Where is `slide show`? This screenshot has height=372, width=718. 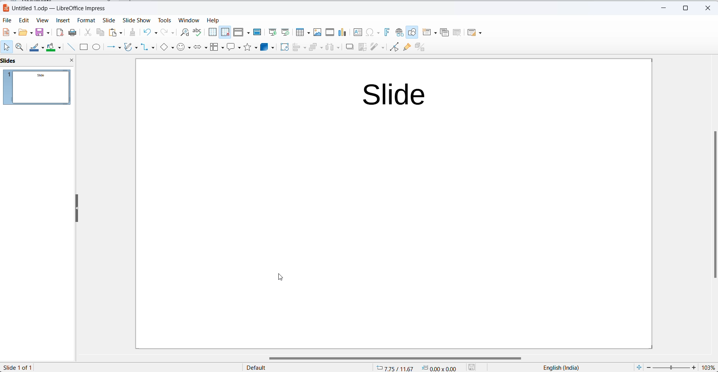
slide show is located at coordinates (135, 21).